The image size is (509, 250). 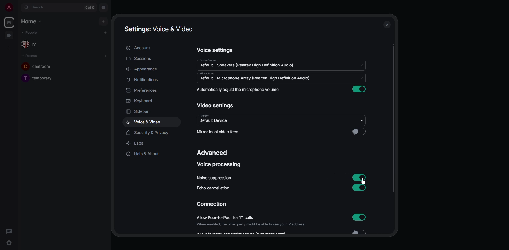 What do you see at coordinates (147, 133) in the screenshot?
I see `security & privacy` at bounding box center [147, 133].